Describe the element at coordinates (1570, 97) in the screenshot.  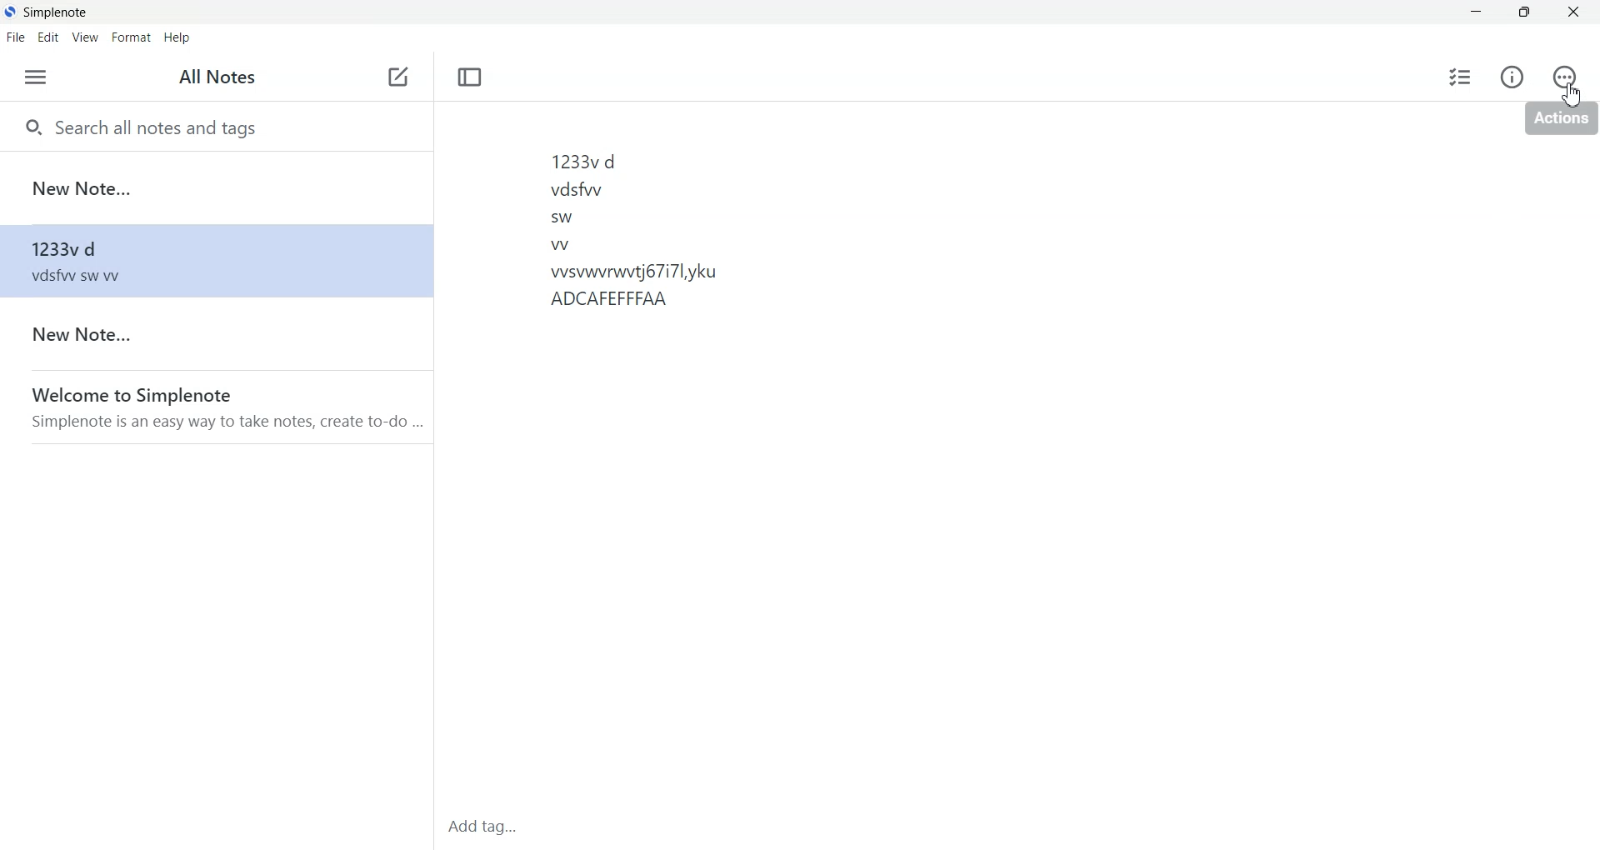
I see `Cursor` at that location.